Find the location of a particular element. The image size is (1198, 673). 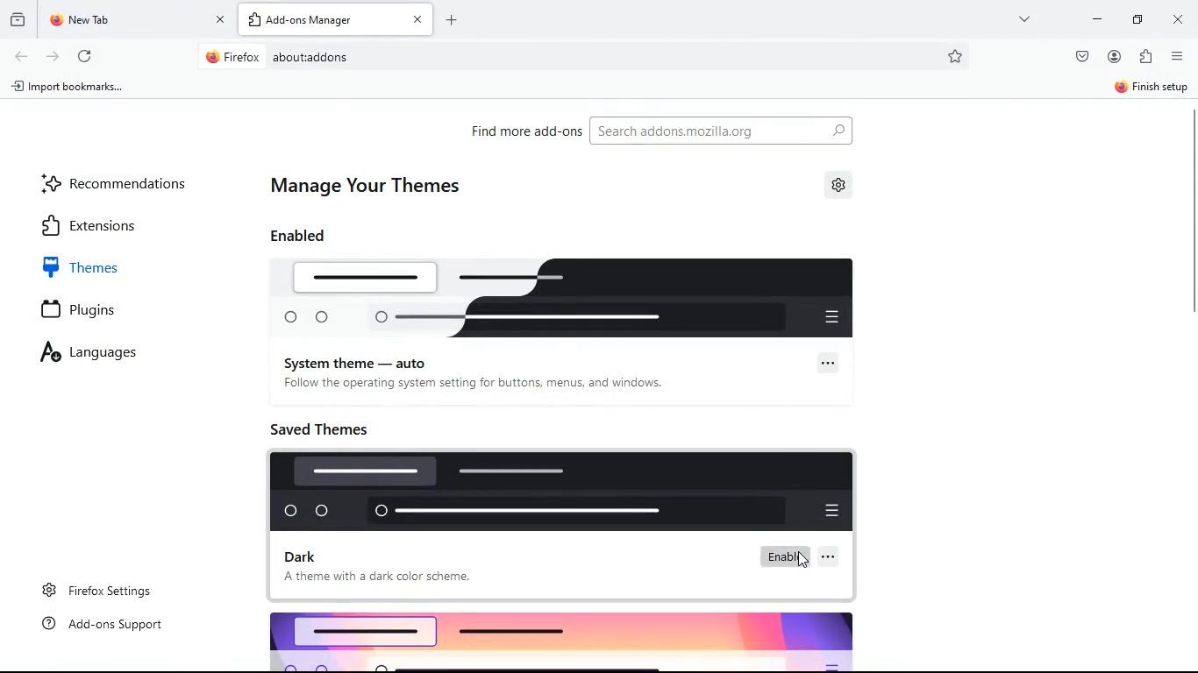

extensions is located at coordinates (113, 224).